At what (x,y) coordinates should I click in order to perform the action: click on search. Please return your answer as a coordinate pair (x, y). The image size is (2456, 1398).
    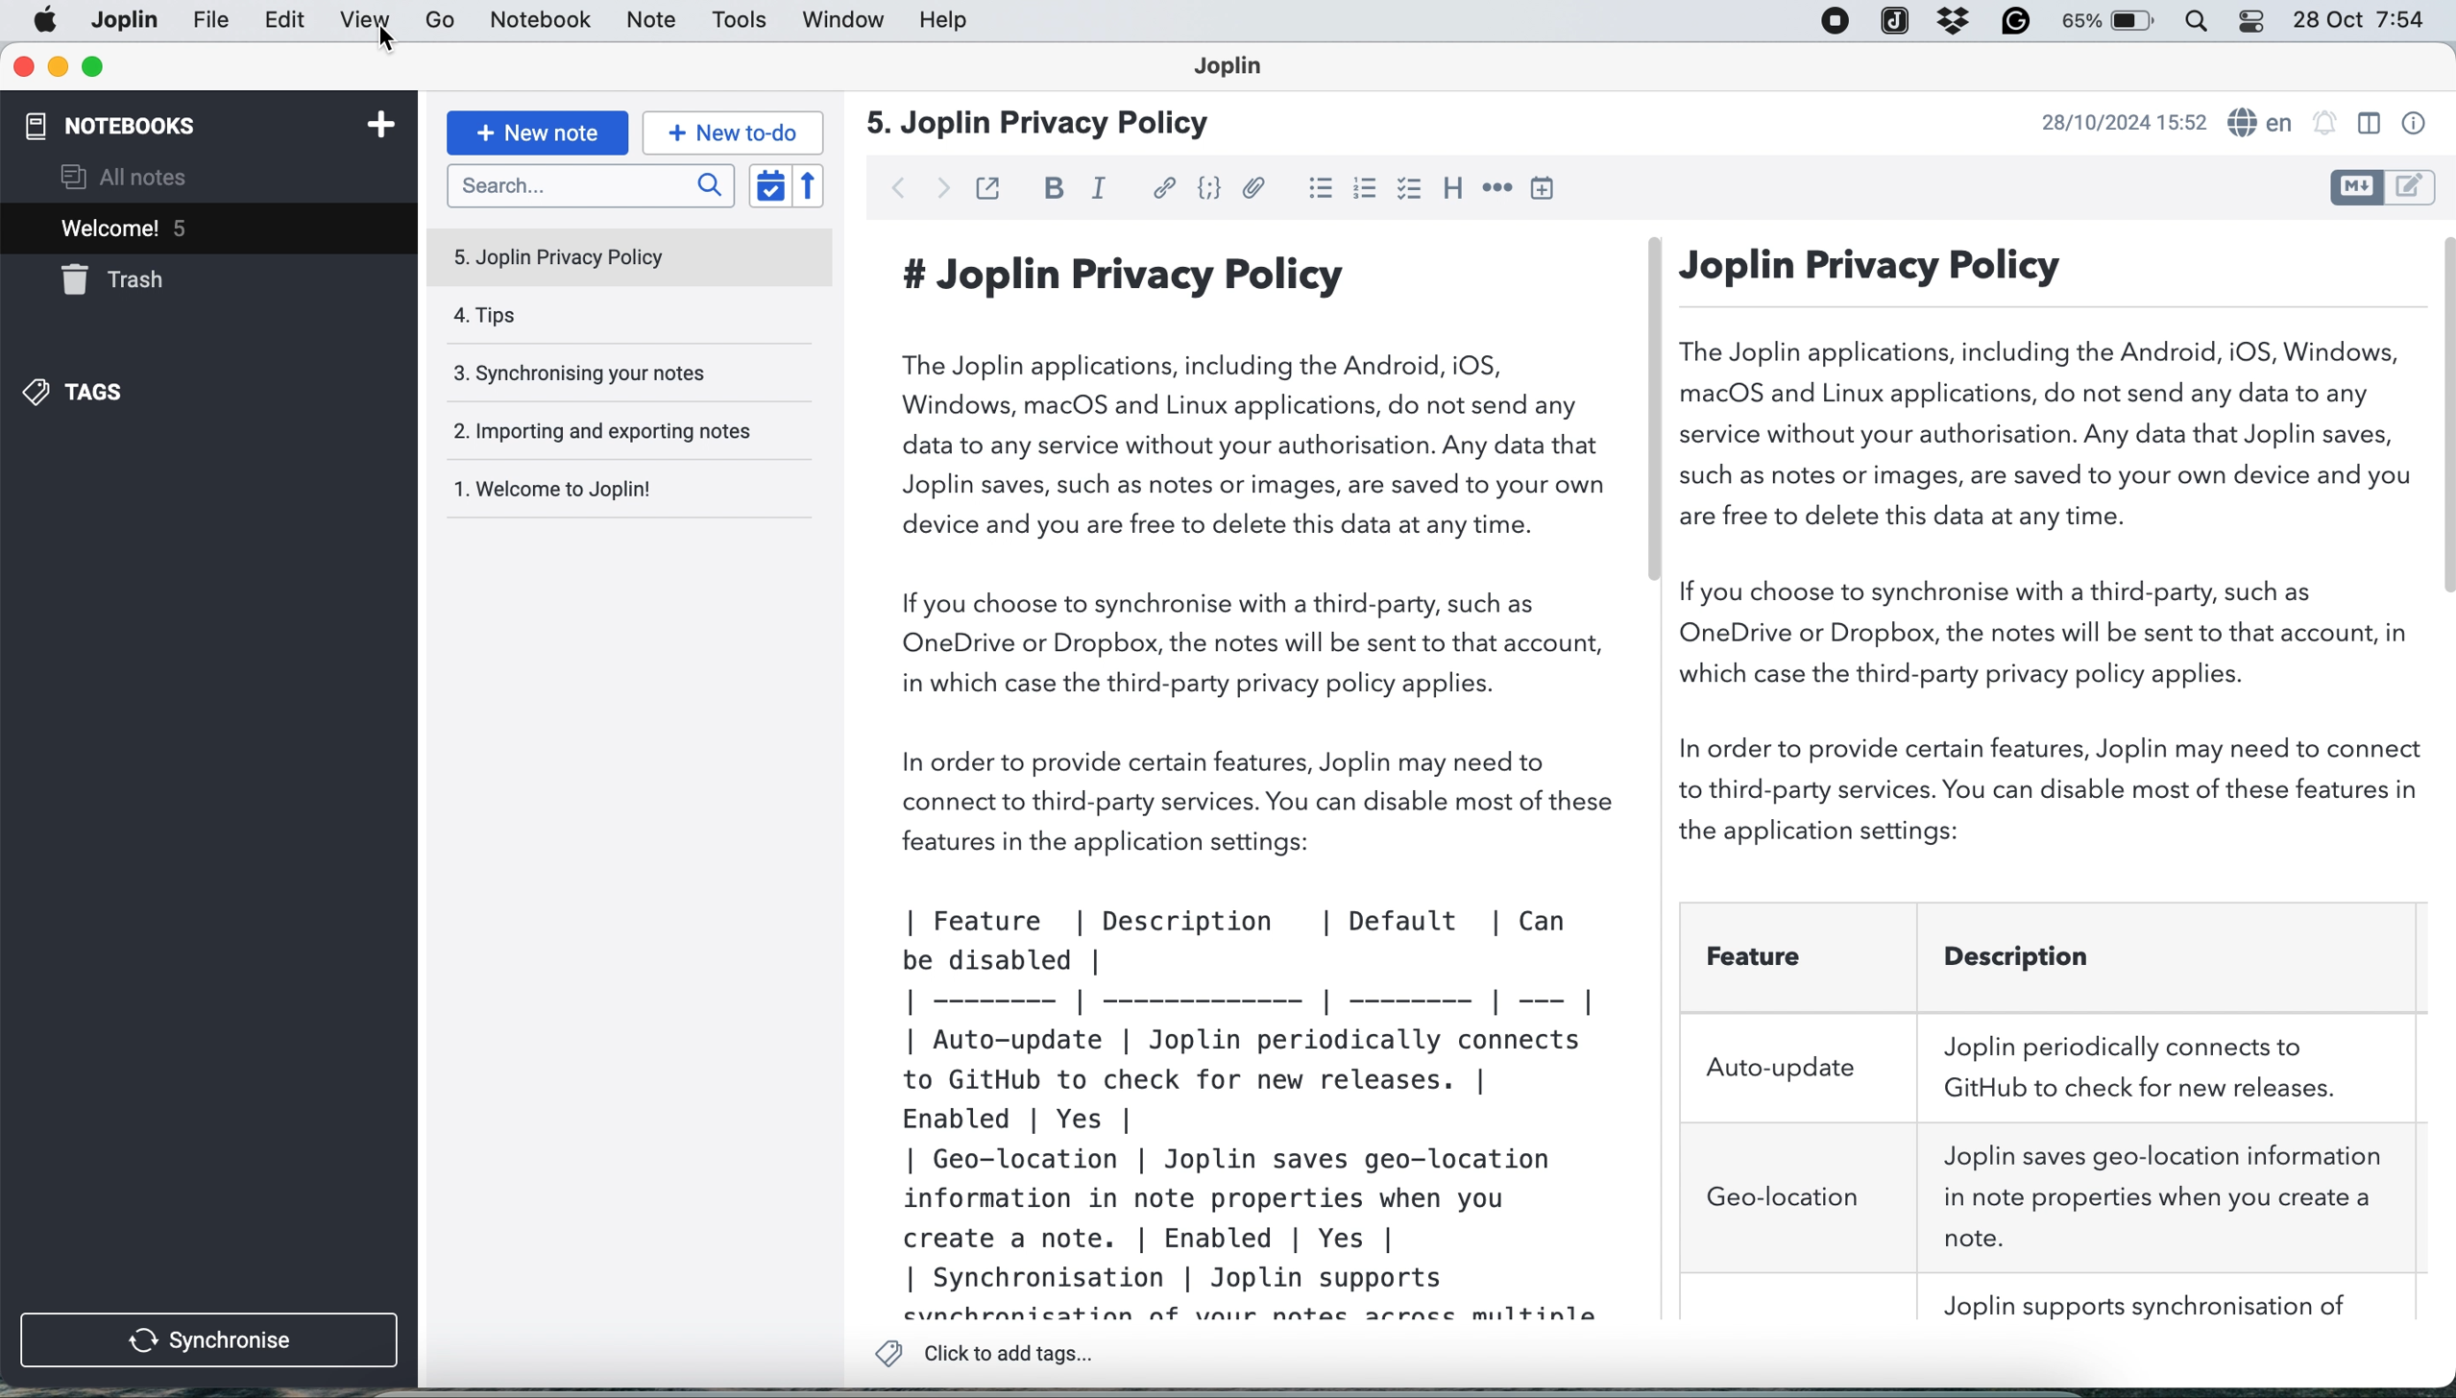
    Looking at the image, I should click on (588, 185).